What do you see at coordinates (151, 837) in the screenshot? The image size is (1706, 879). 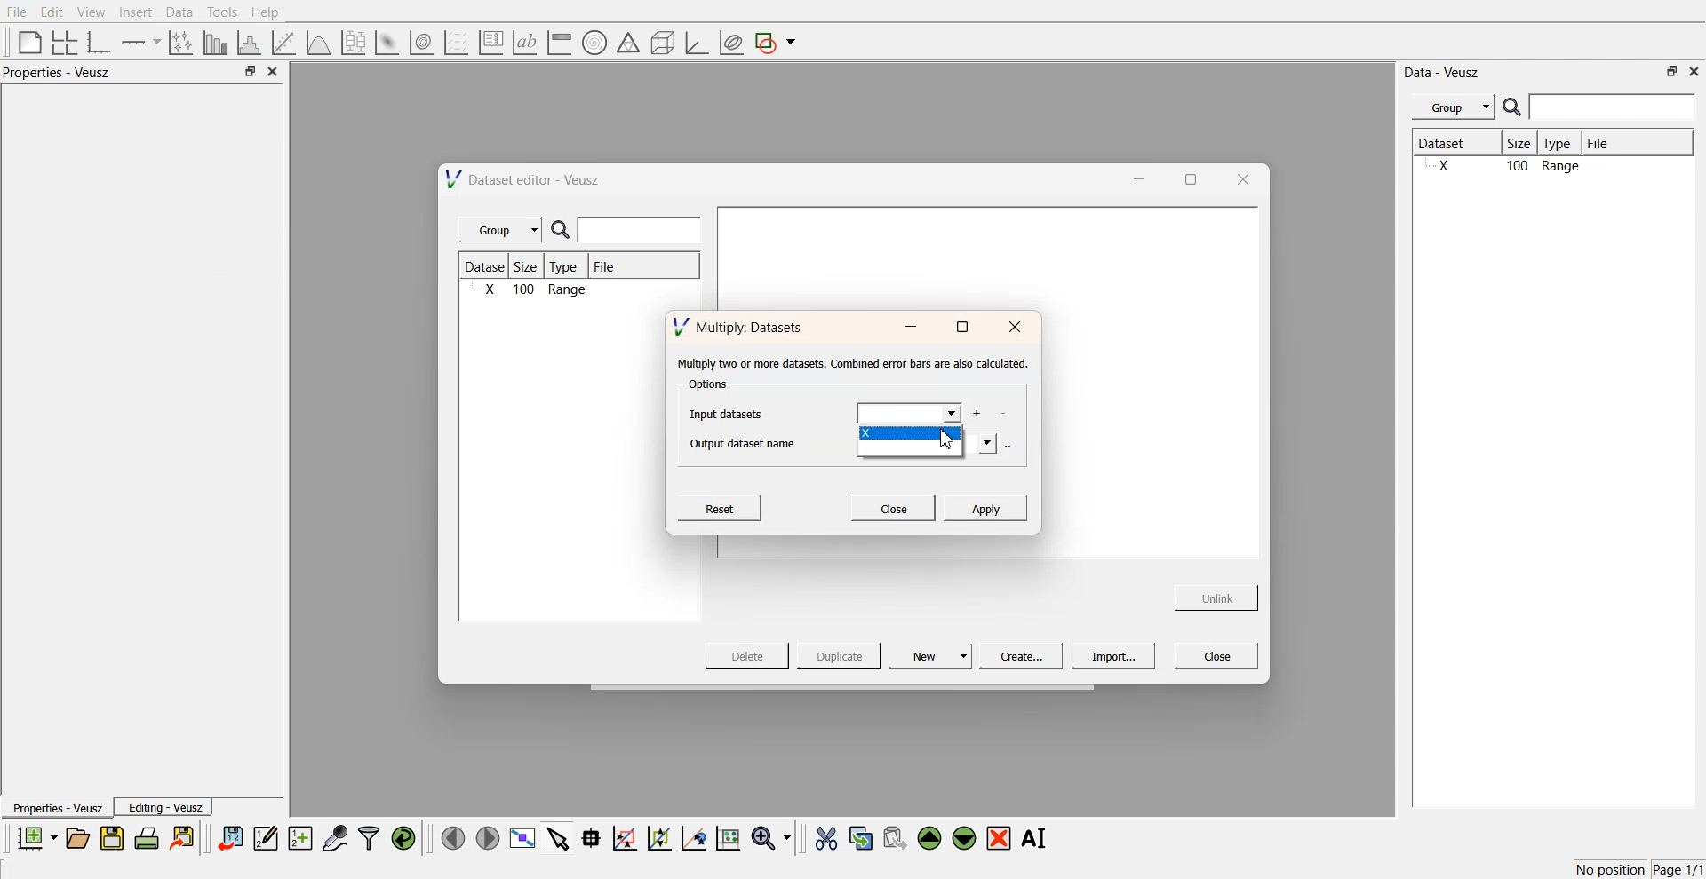 I see `print` at bounding box center [151, 837].